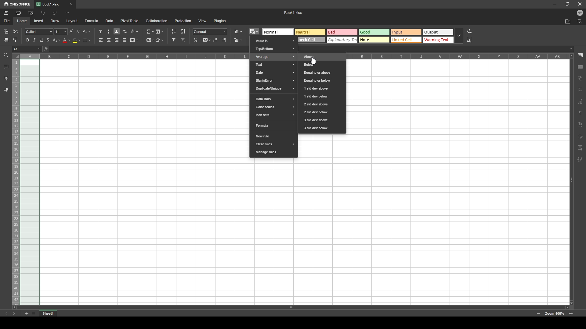  What do you see at coordinates (71, 4) in the screenshot?
I see `close tab` at bounding box center [71, 4].